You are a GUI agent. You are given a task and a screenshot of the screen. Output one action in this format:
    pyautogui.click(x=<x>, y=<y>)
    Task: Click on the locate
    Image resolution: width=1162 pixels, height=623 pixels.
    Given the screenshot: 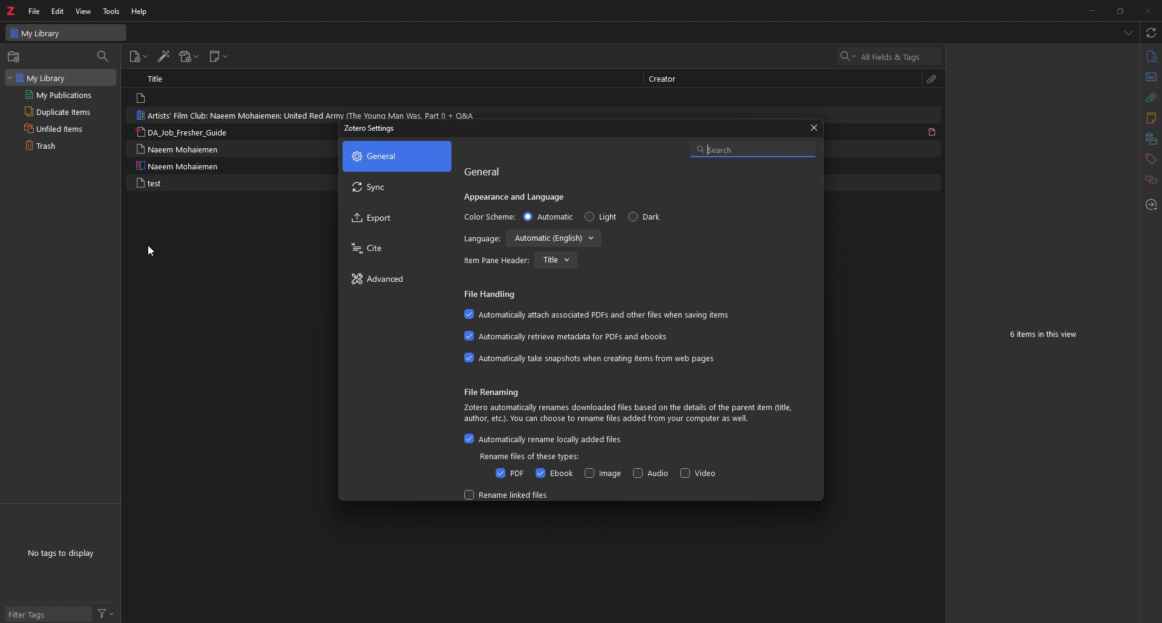 What is the action you would take?
    pyautogui.click(x=1151, y=206)
    